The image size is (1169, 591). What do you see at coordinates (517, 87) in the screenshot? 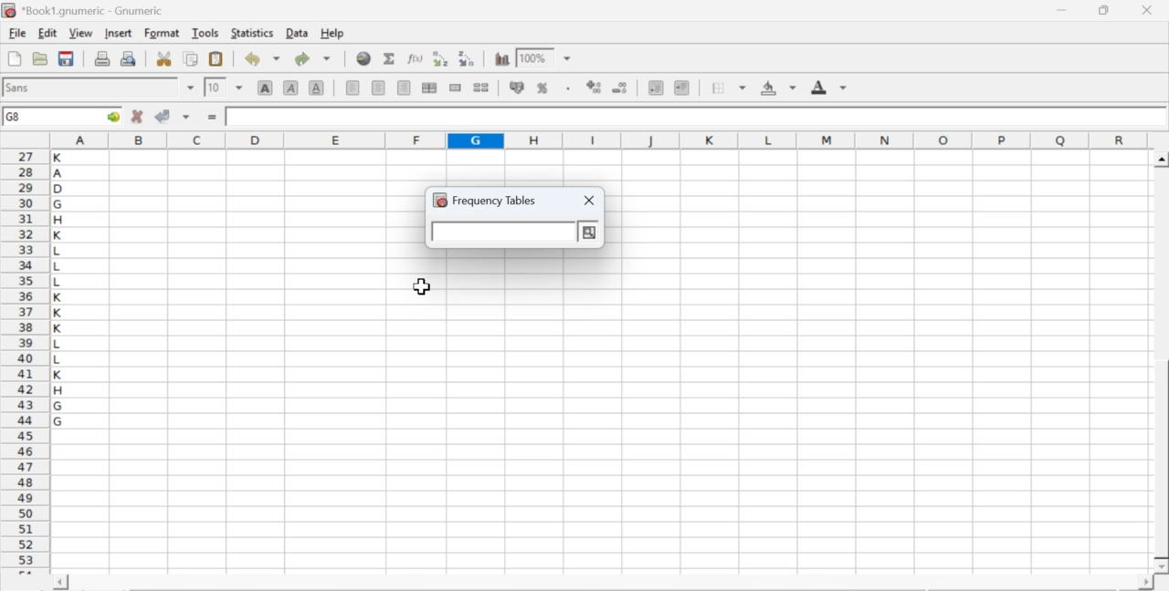
I see `format selection as accounting` at bounding box center [517, 87].